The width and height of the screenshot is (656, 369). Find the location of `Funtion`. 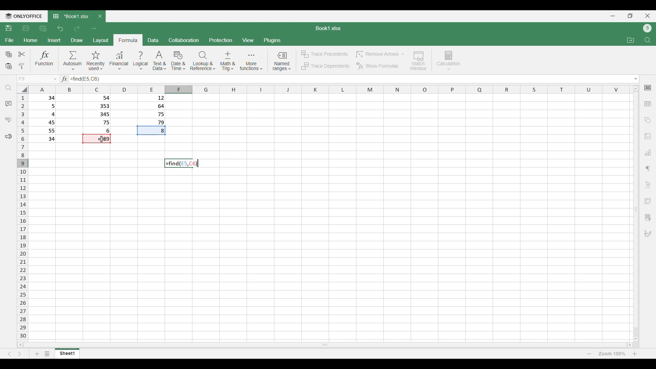

Funtion is located at coordinates (44, 60).